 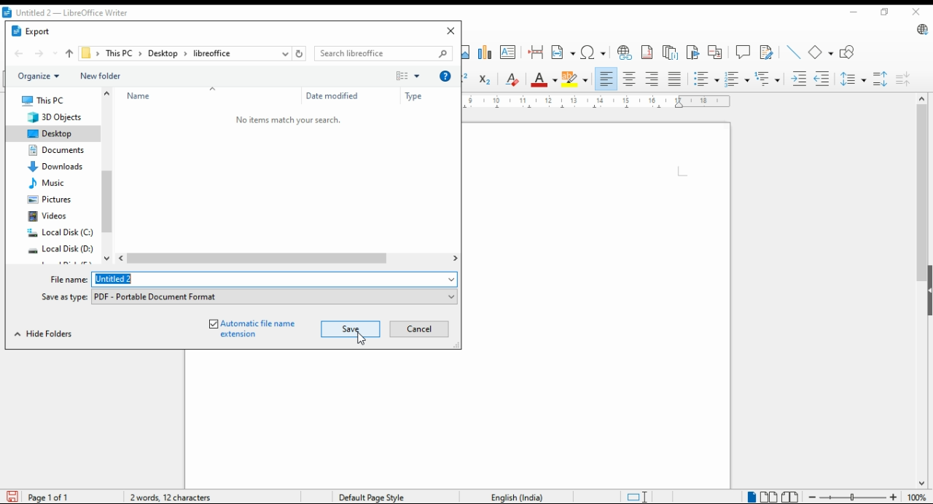 I want to click on checkbox: automatic filename extension, so click(x=249, y=326).